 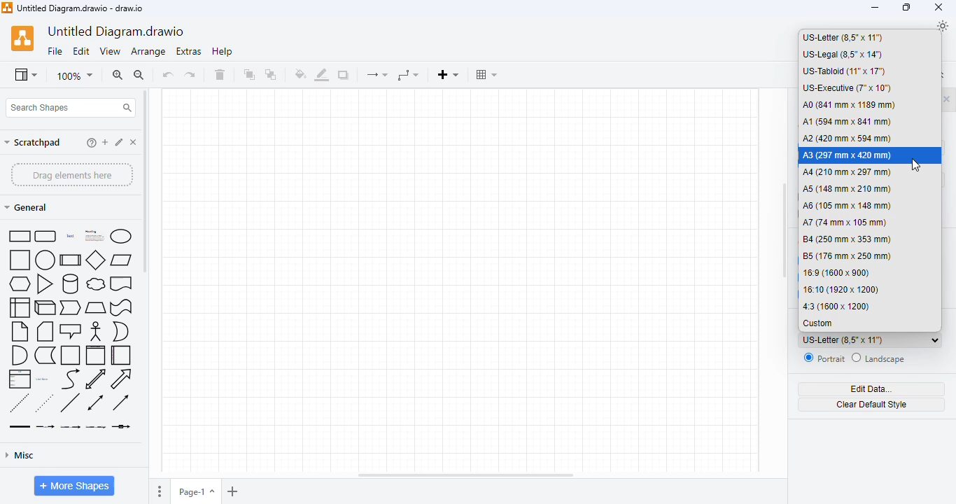 I want to click on fill color, so click(x=300, y=73).